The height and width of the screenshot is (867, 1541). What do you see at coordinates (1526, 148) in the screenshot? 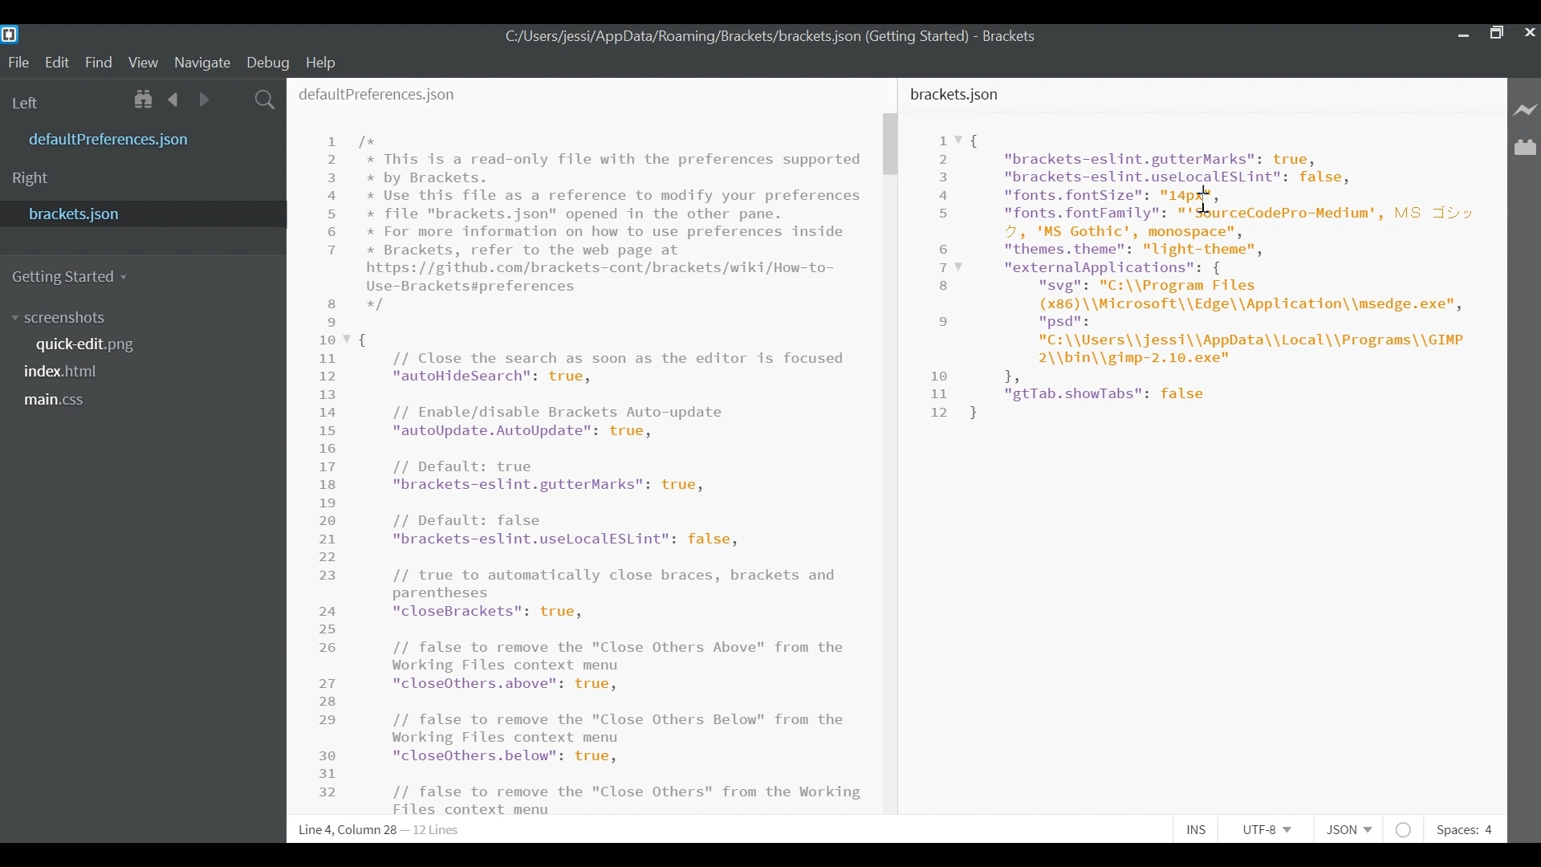
I see `Manage Extenions` at bounding box center [1526, 148].